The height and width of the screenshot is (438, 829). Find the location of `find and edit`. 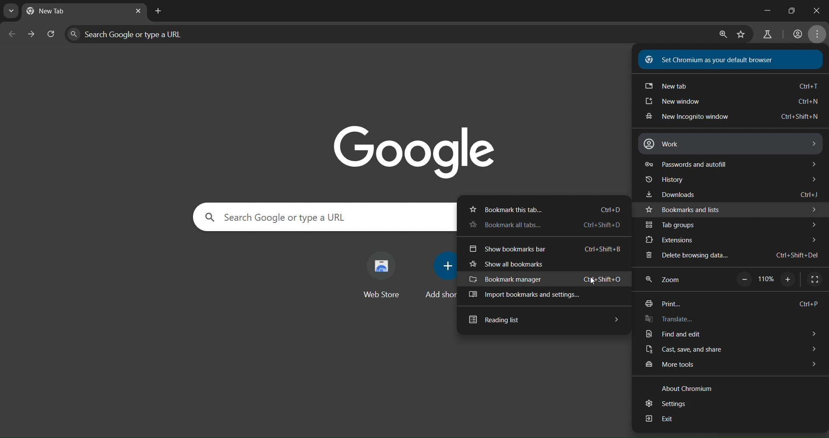

find and edit is located at coordinates (729, 333).